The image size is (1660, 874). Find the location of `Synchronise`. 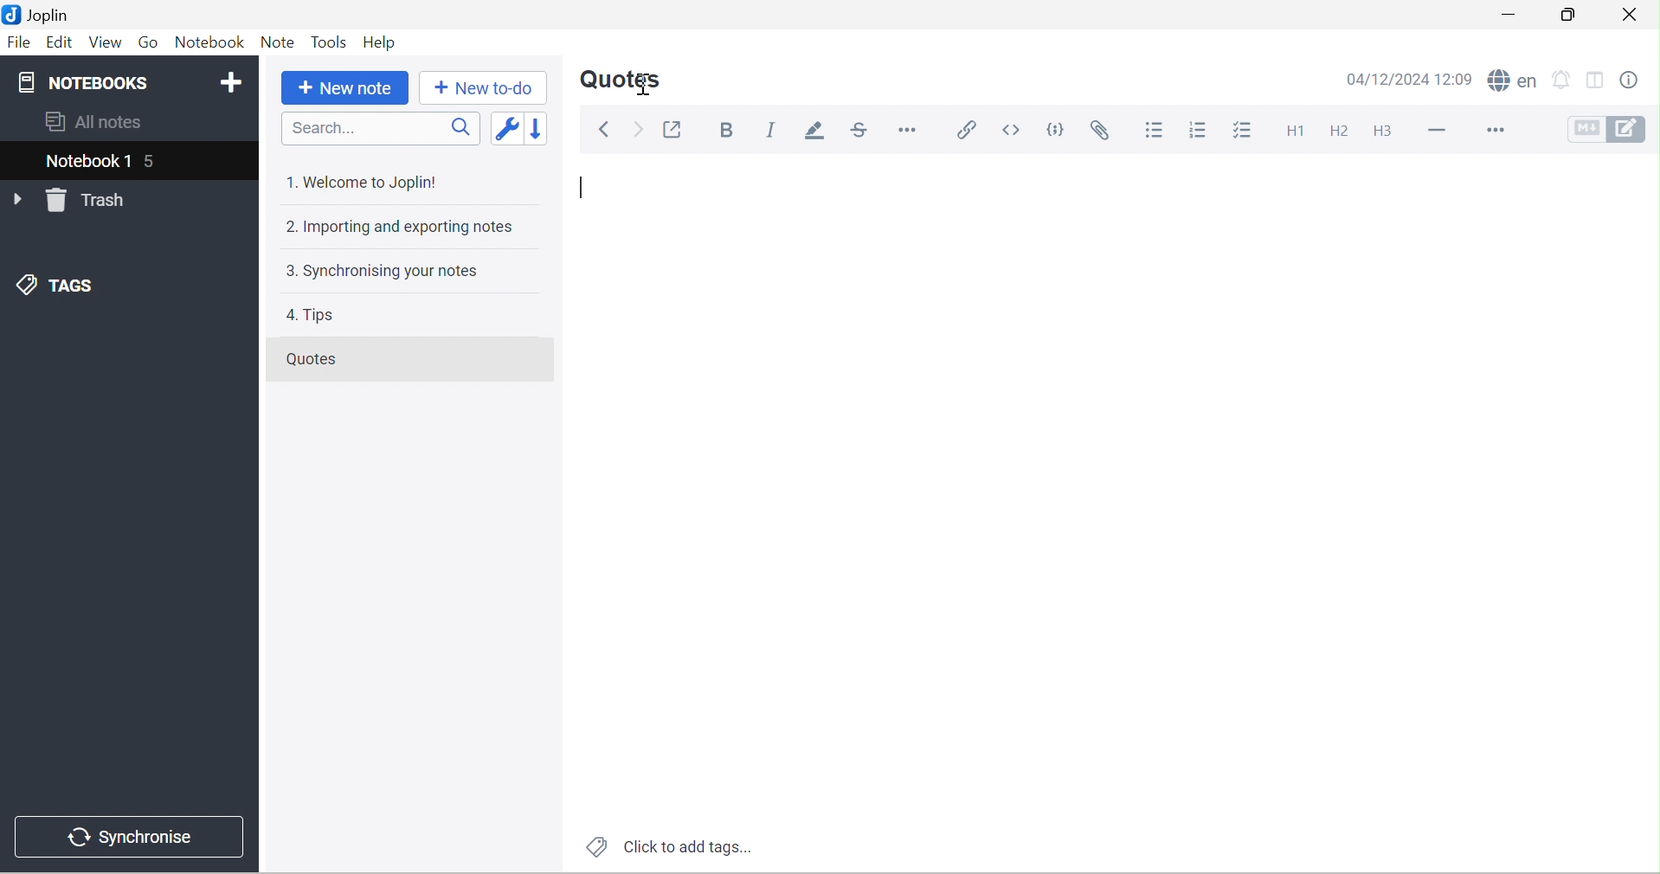

Synchronise is located at coordinates (134, 839).